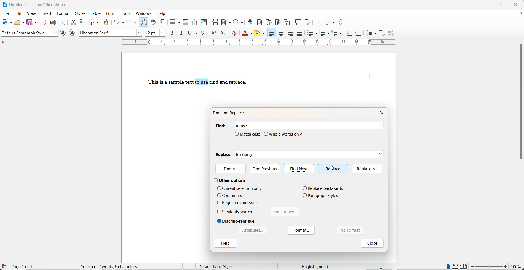  What do you see at coordinates (271, 33) in the screenshot?
I see `text align left` at bounding box center [271, 33].